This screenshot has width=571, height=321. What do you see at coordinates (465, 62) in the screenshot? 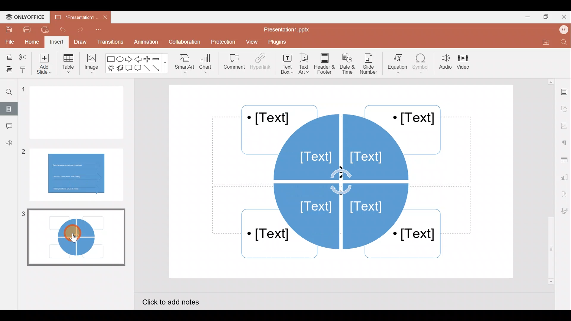
I see `Video` at bounding box center [465, 62].